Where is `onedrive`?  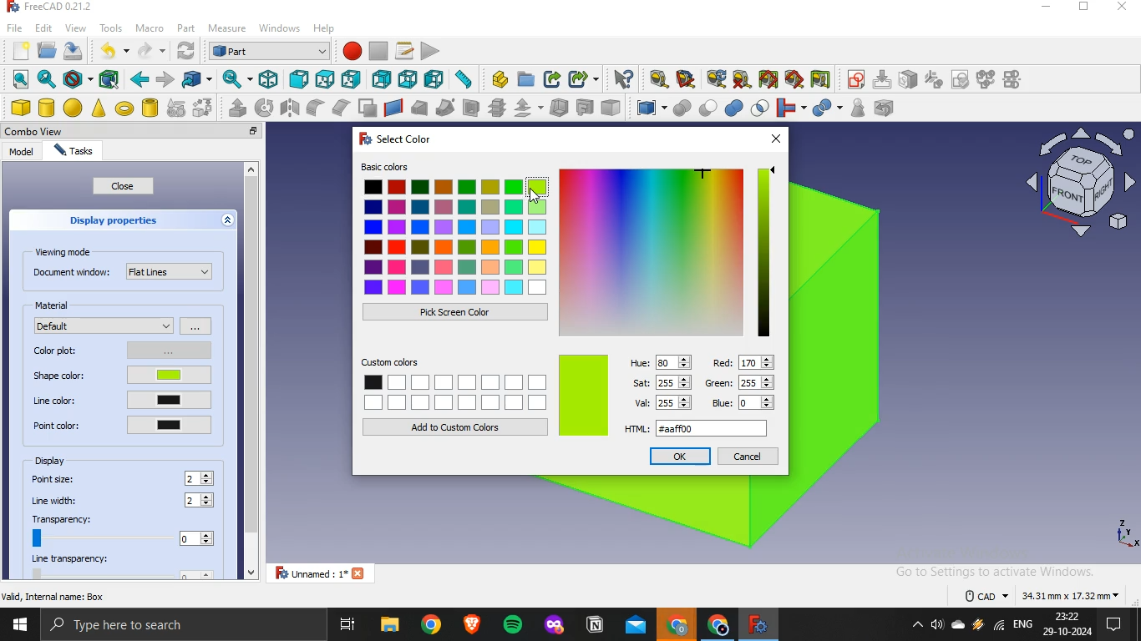
onedrive is located at coordinates (958, 626).